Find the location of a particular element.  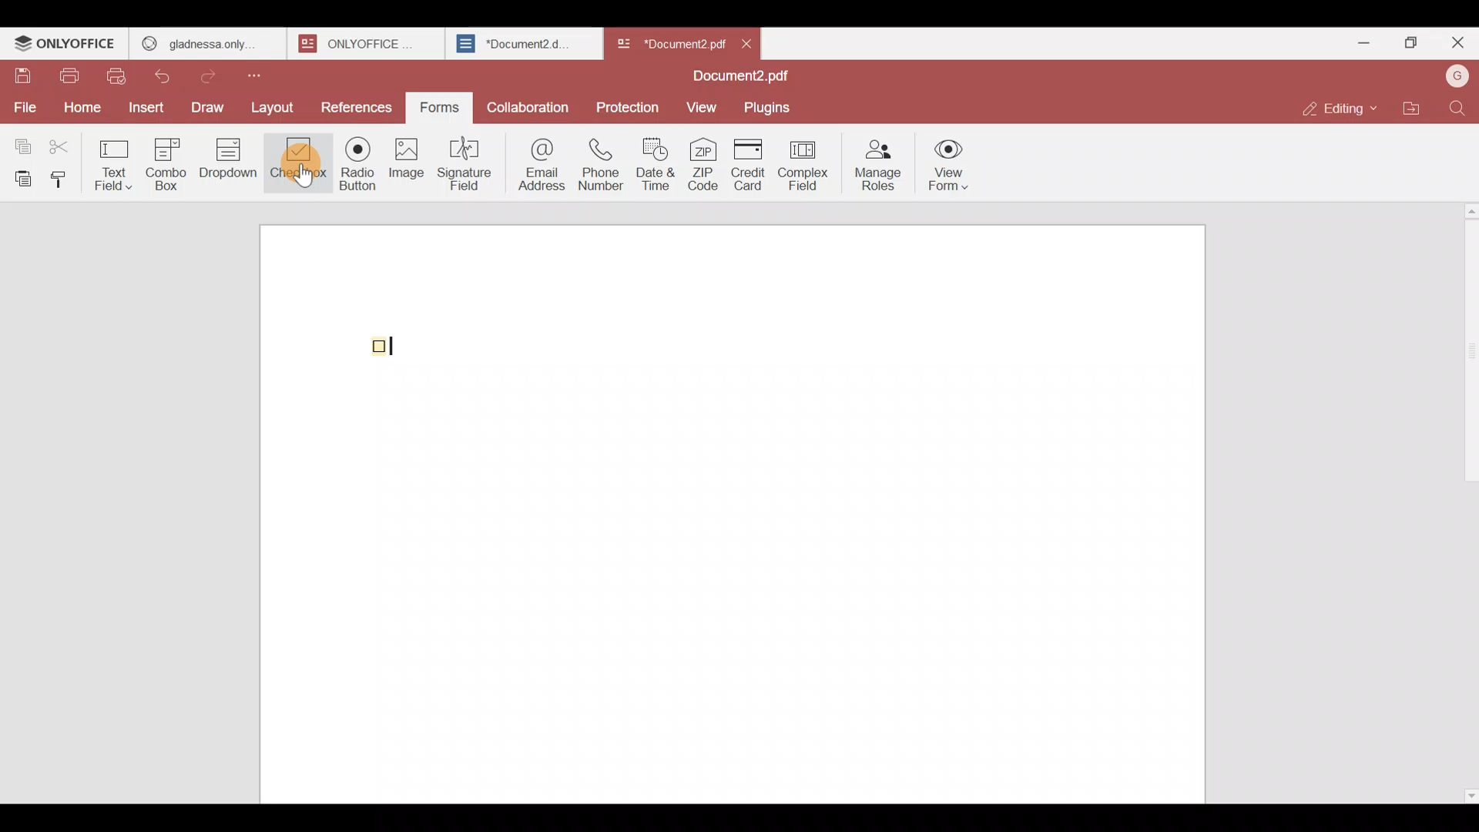

View is located at coordinates (704, 107).